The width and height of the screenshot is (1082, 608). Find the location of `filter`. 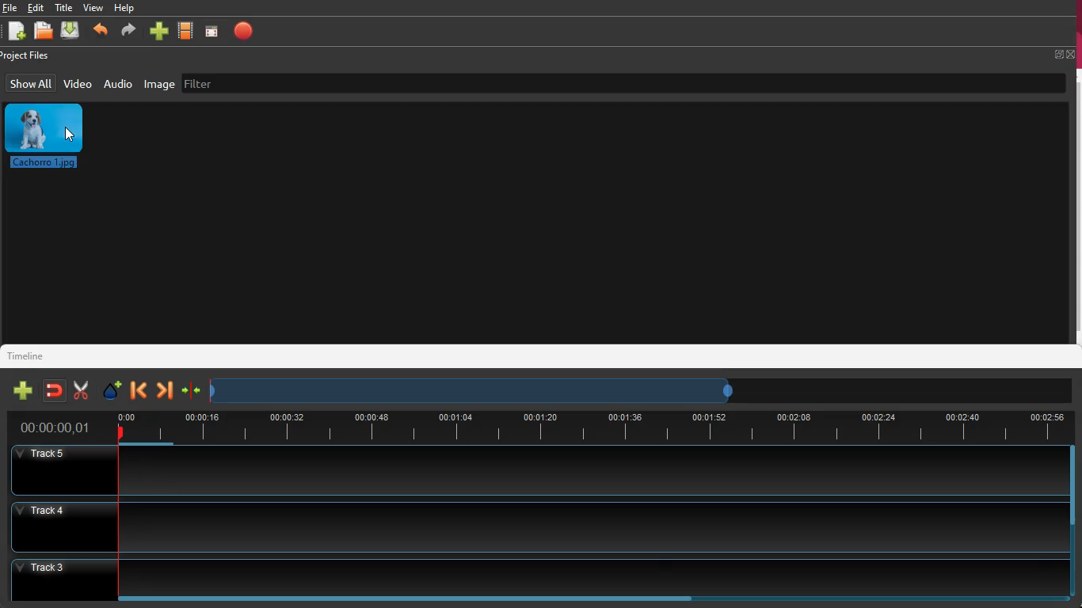

filter is located at coordinates (217, 85).